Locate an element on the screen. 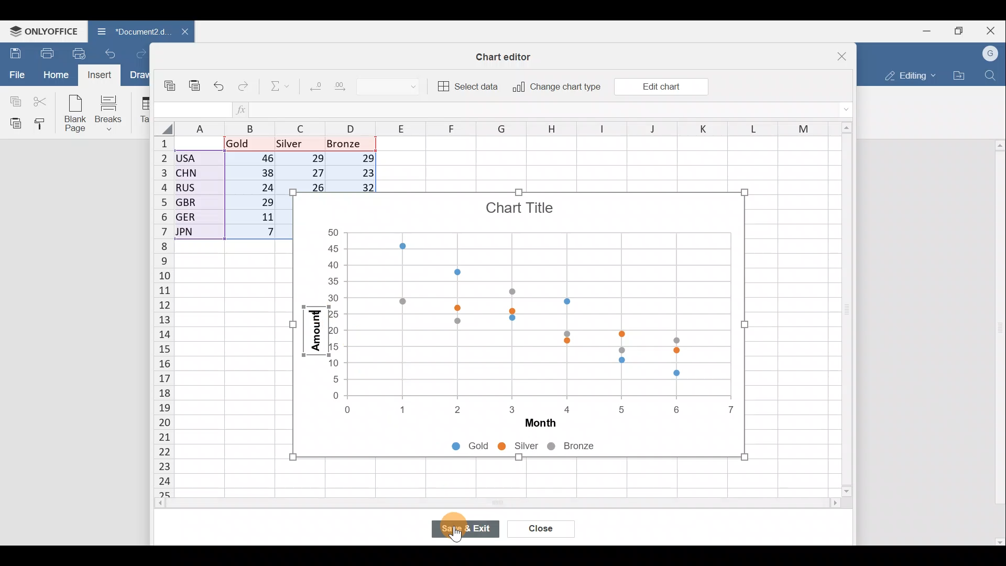 The width and height of the screenshot is (1006, 566). Close is located at coordinates (541, 529).